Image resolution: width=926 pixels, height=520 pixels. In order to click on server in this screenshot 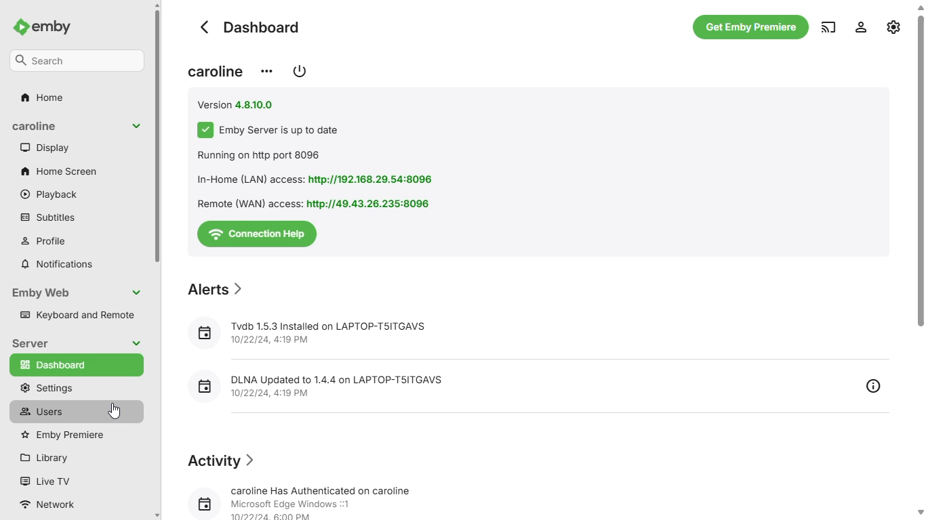, I will do `click(78, 344)`.